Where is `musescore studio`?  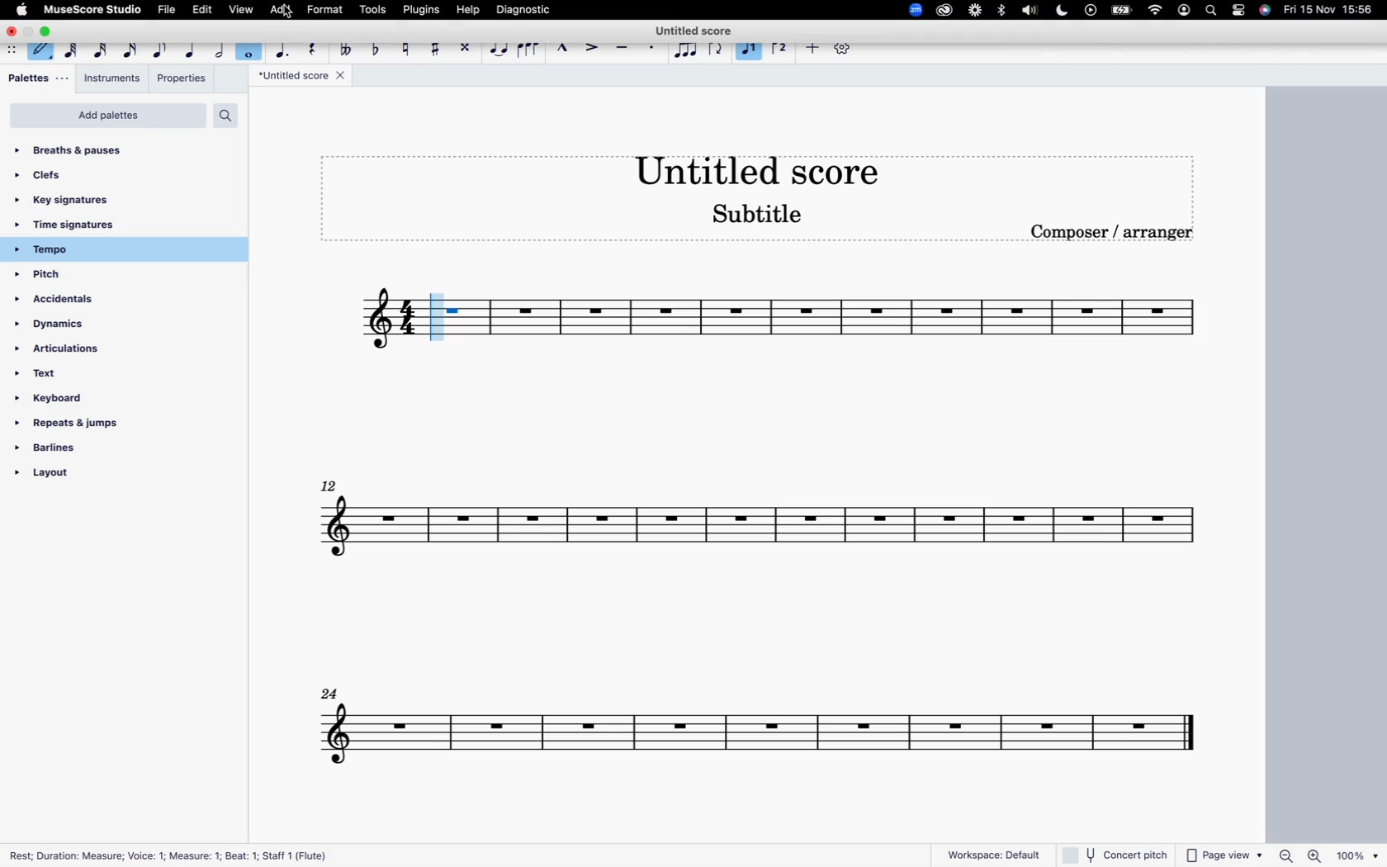
musescore studio is located at coordinates (94, 9).